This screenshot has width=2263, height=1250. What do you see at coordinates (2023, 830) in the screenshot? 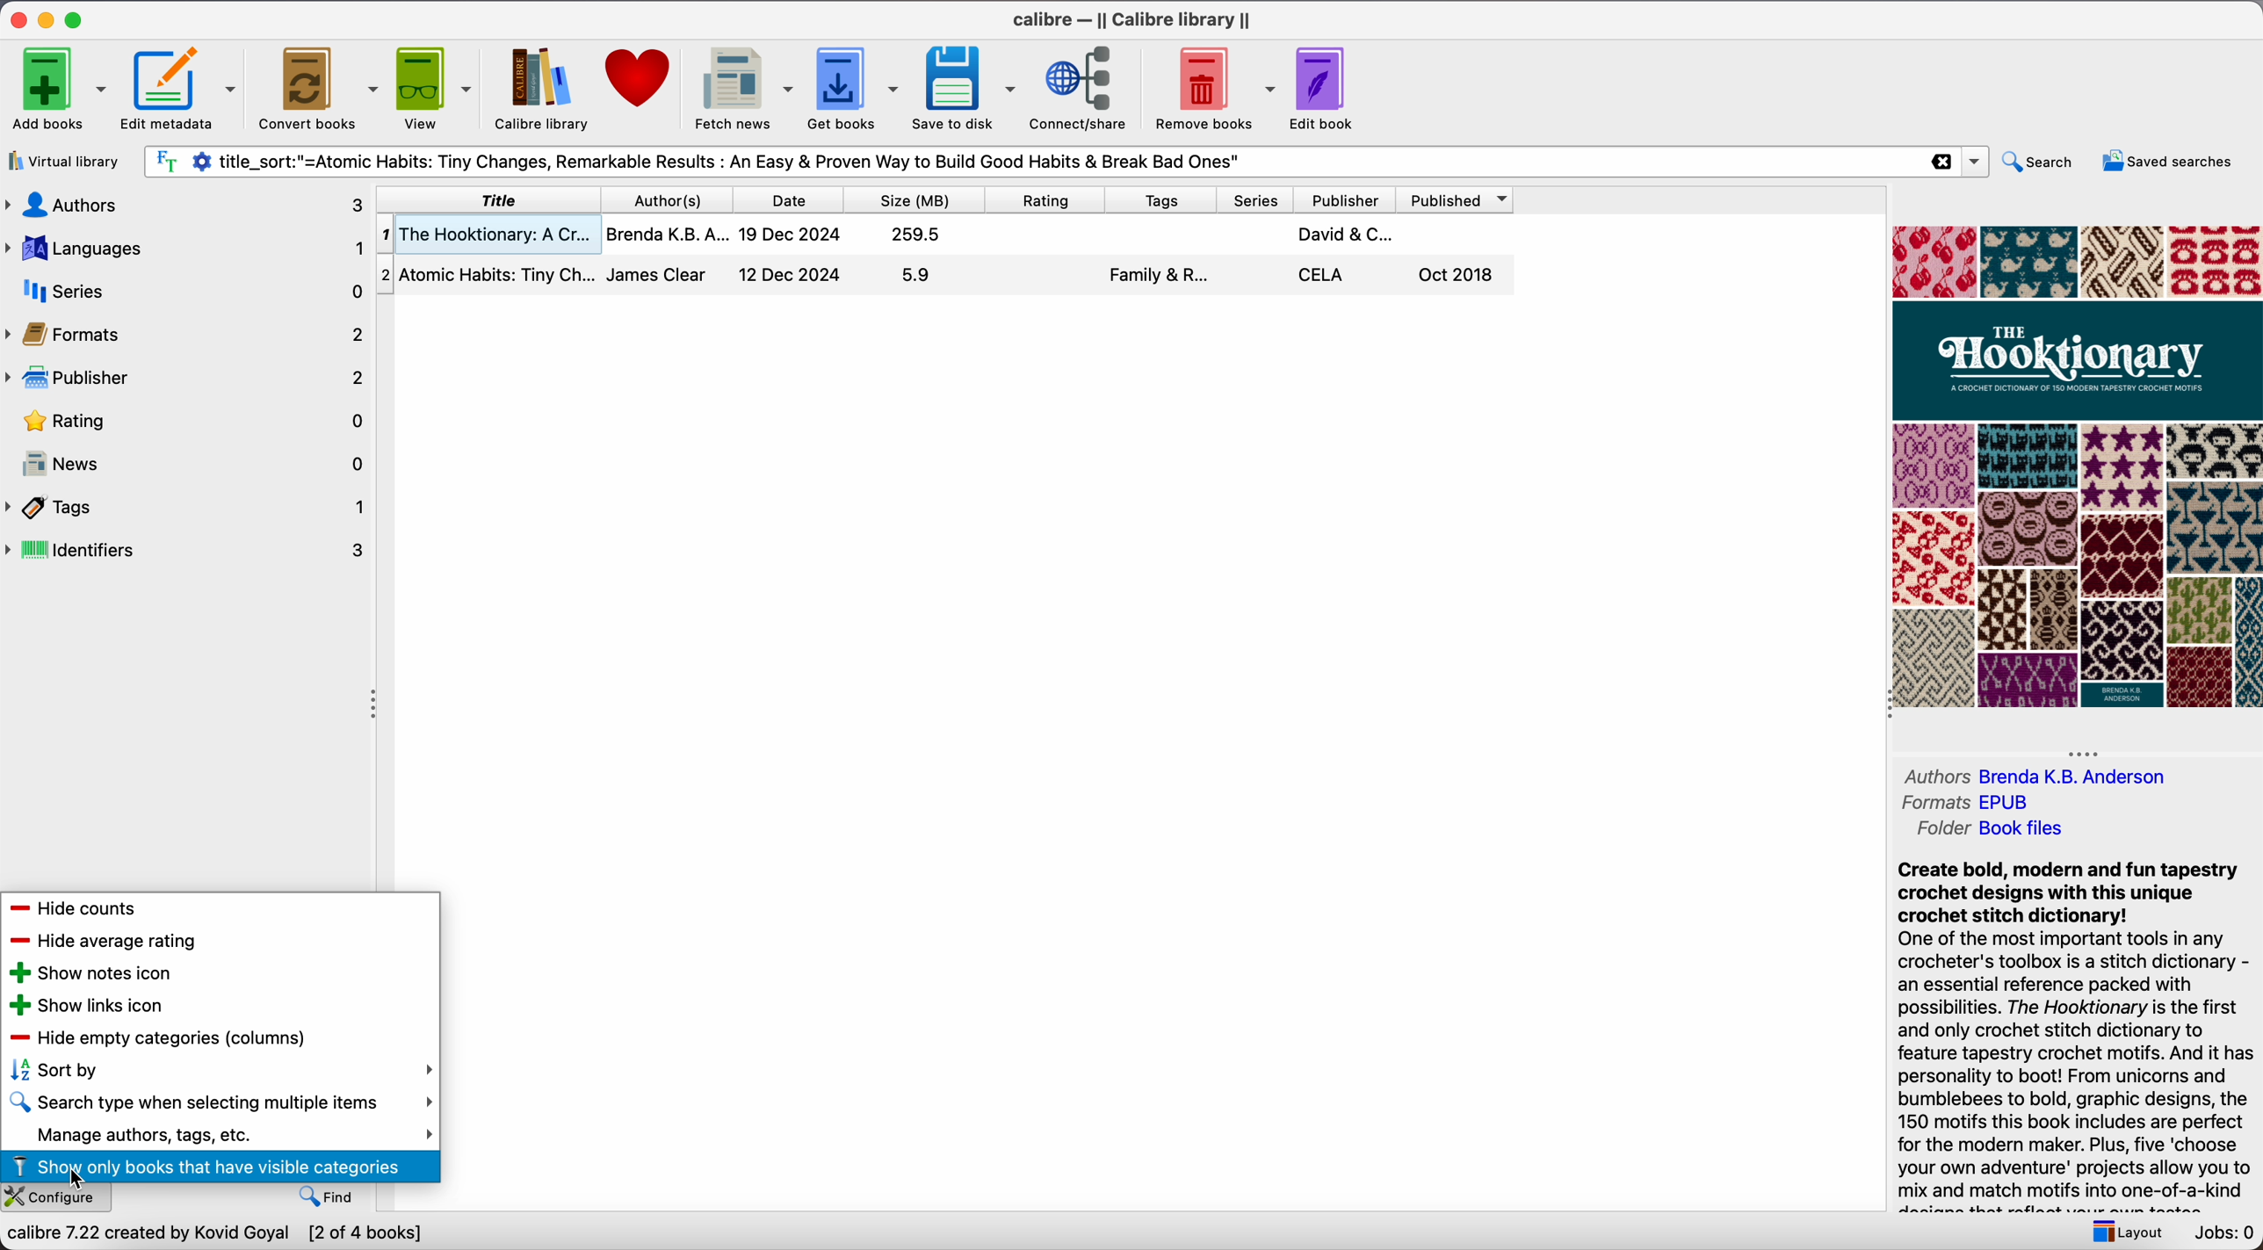
I see `Book files` at bounding box center [2023, 830].